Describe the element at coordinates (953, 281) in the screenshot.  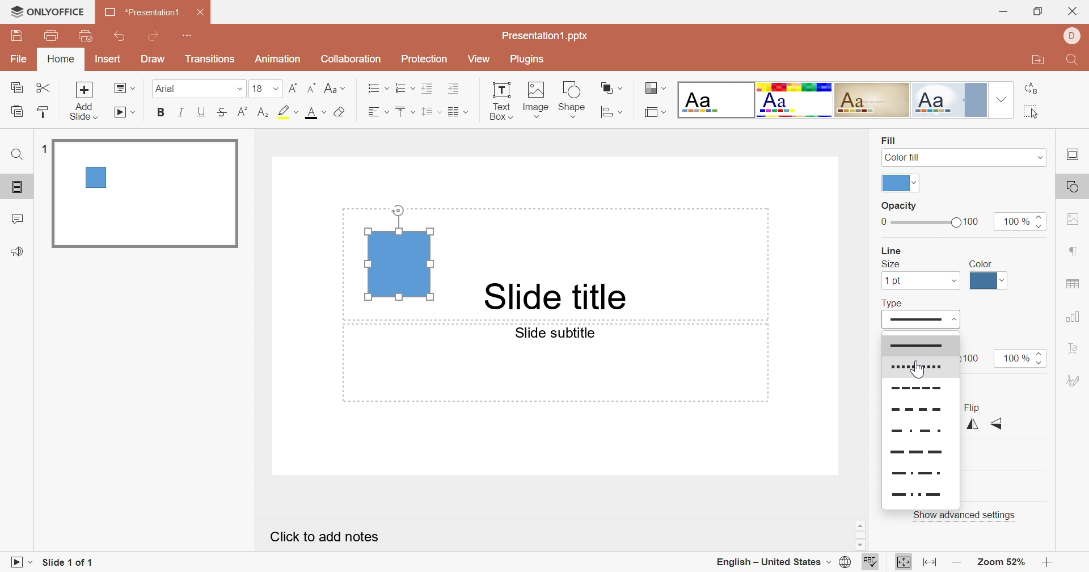
I see `Drop Down` at that location.